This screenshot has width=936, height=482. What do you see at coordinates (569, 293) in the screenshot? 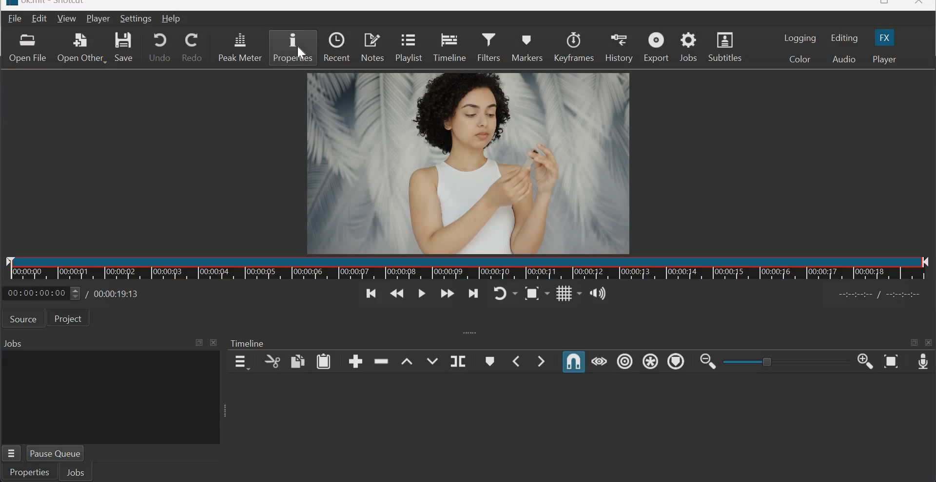
I see `Toggle grid display on the player` at bounding box center [569, 293].